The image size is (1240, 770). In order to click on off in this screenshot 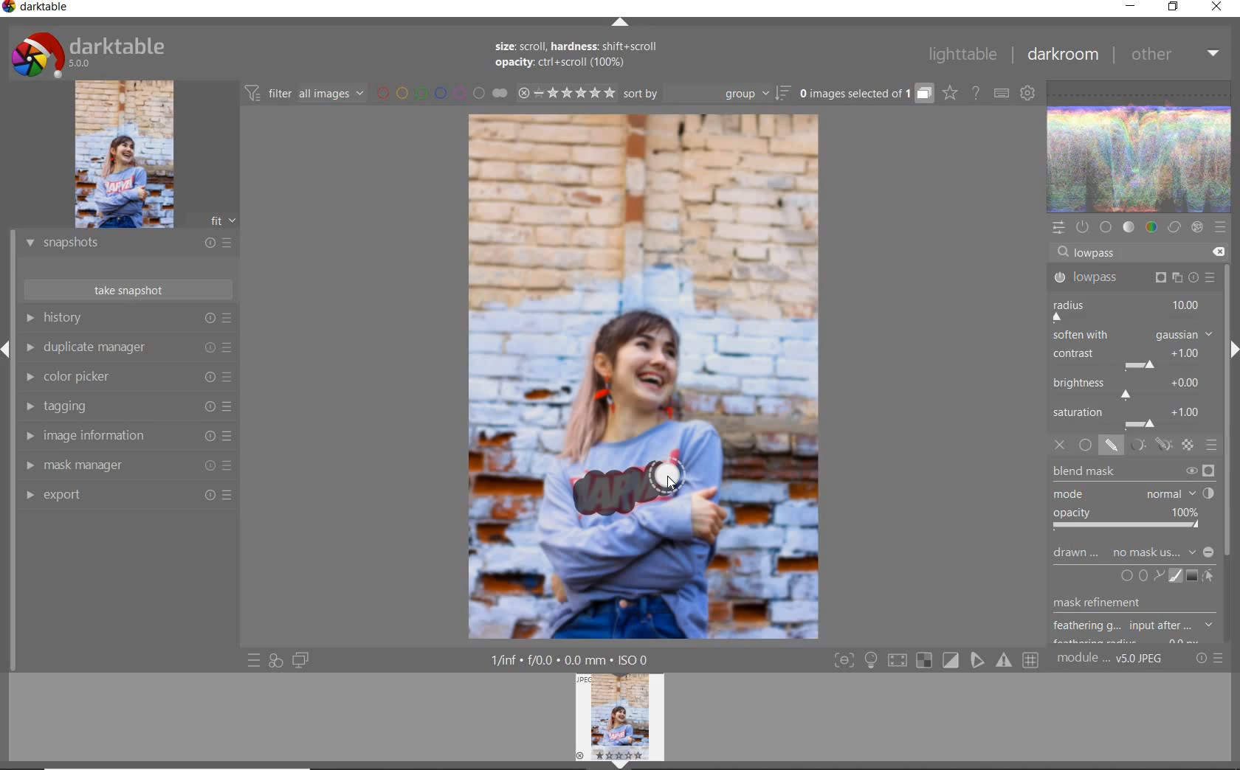, I will do `click(1062, 446)`.